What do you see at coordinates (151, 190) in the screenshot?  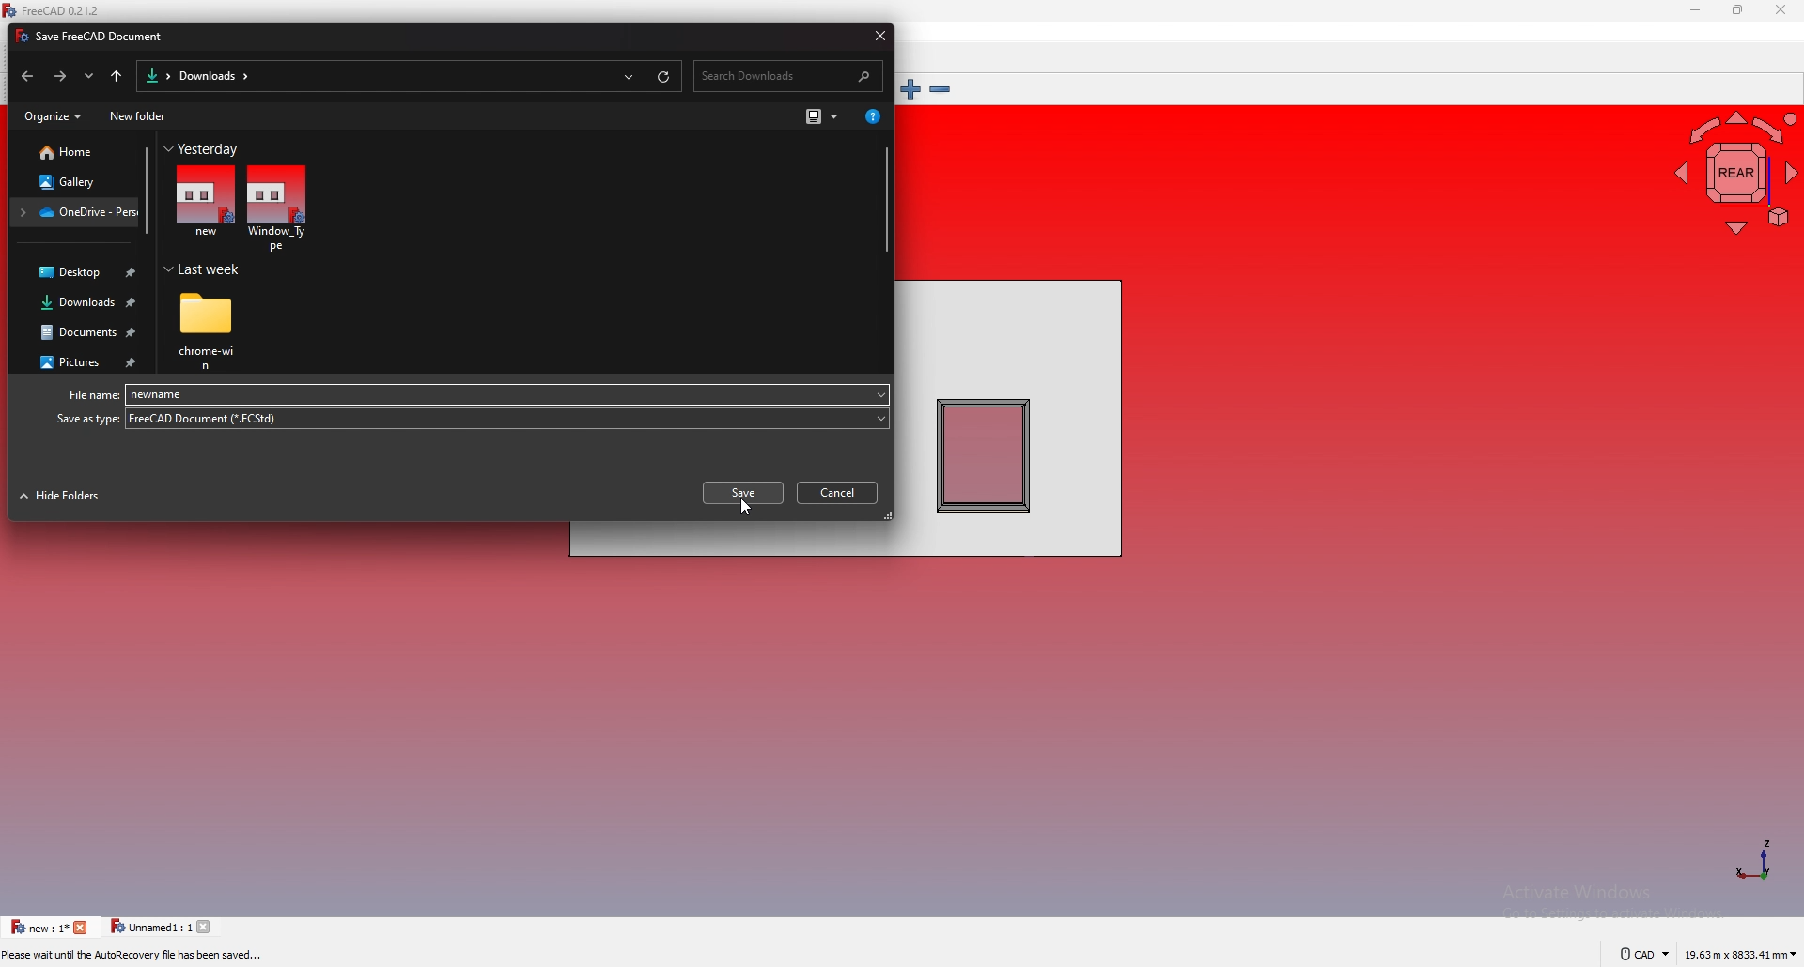 I see `scroll bar` at bounding box center [151, 190].